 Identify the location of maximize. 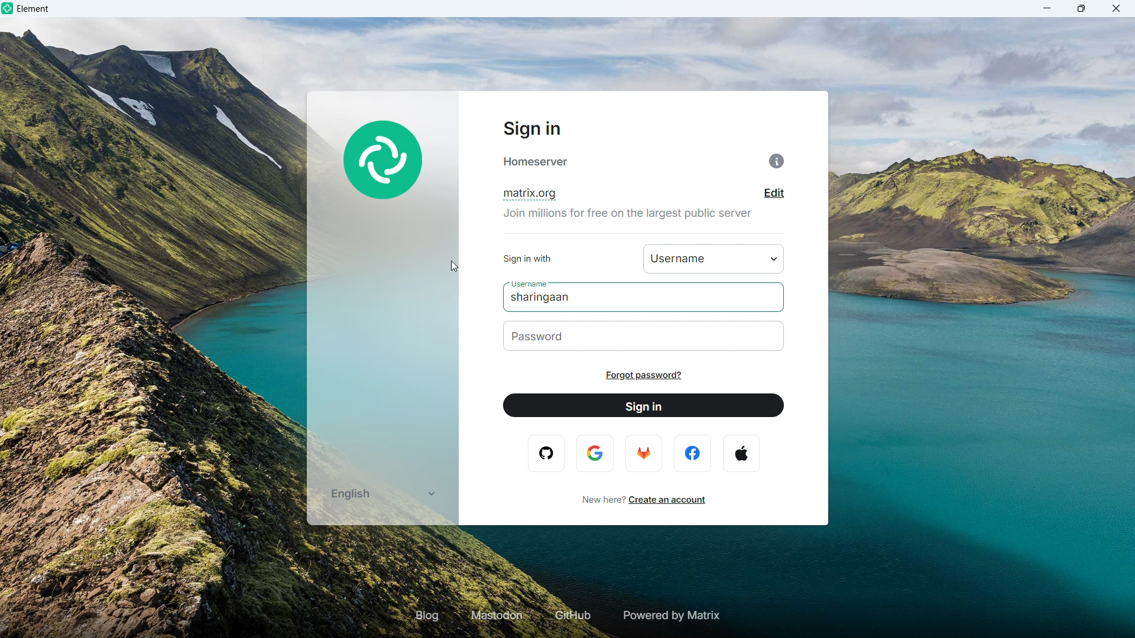
(1082, 8).